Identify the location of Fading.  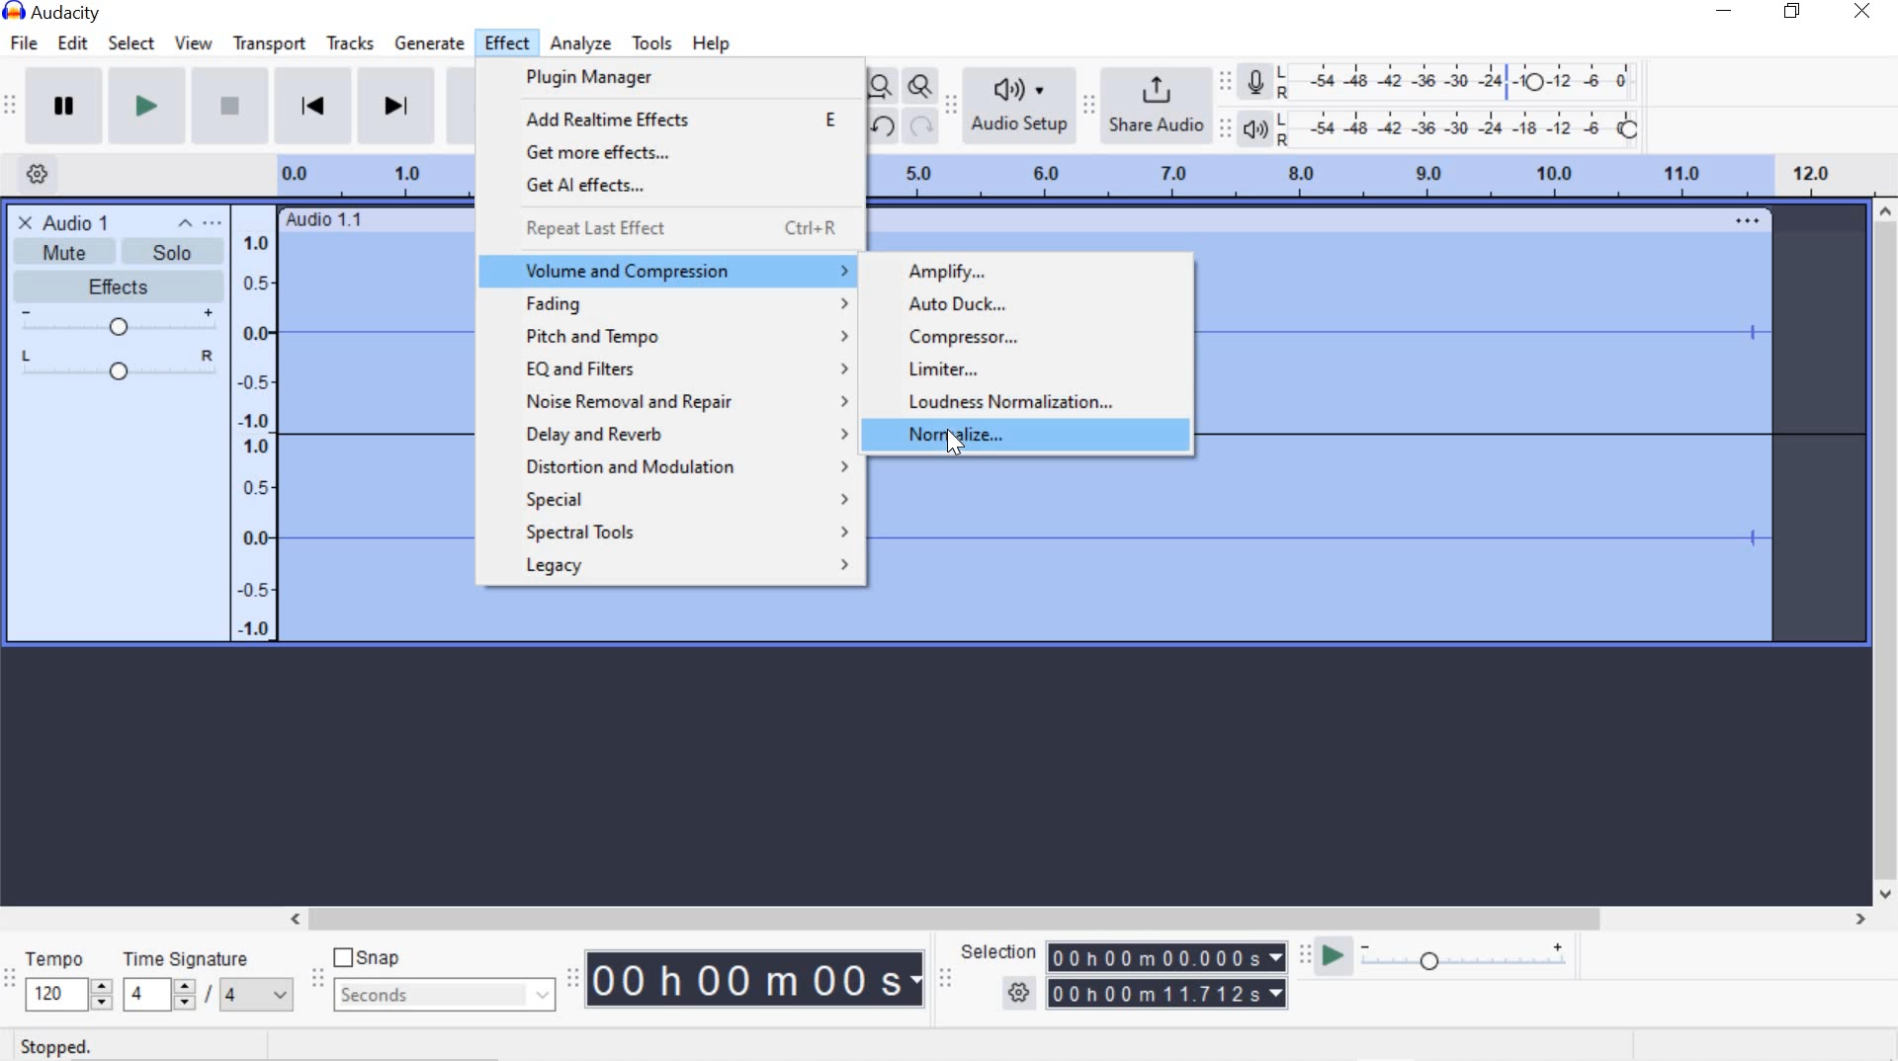
(679, 303).